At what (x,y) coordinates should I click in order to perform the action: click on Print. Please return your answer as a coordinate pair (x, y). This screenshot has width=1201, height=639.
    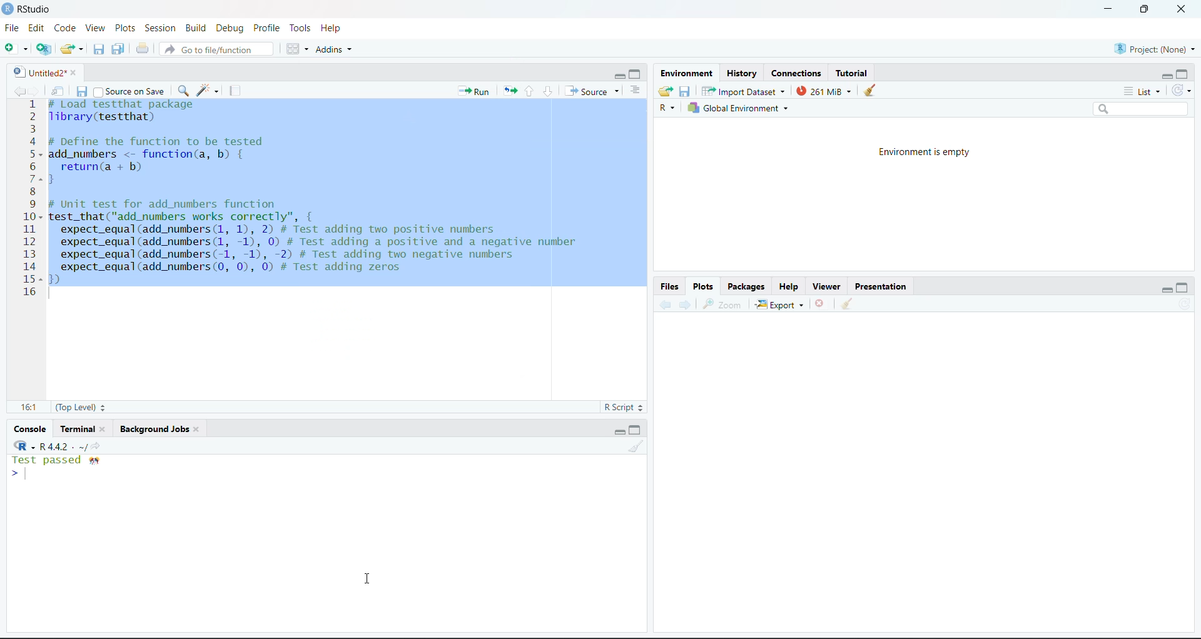
    Looking at the image, I should click on (143, 49).